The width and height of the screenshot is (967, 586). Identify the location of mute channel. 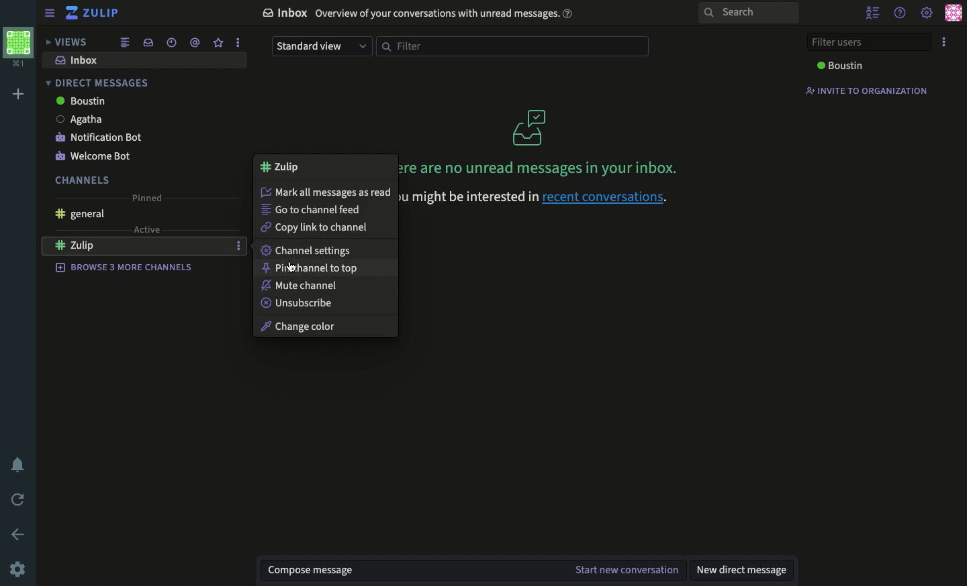
(302, 286).